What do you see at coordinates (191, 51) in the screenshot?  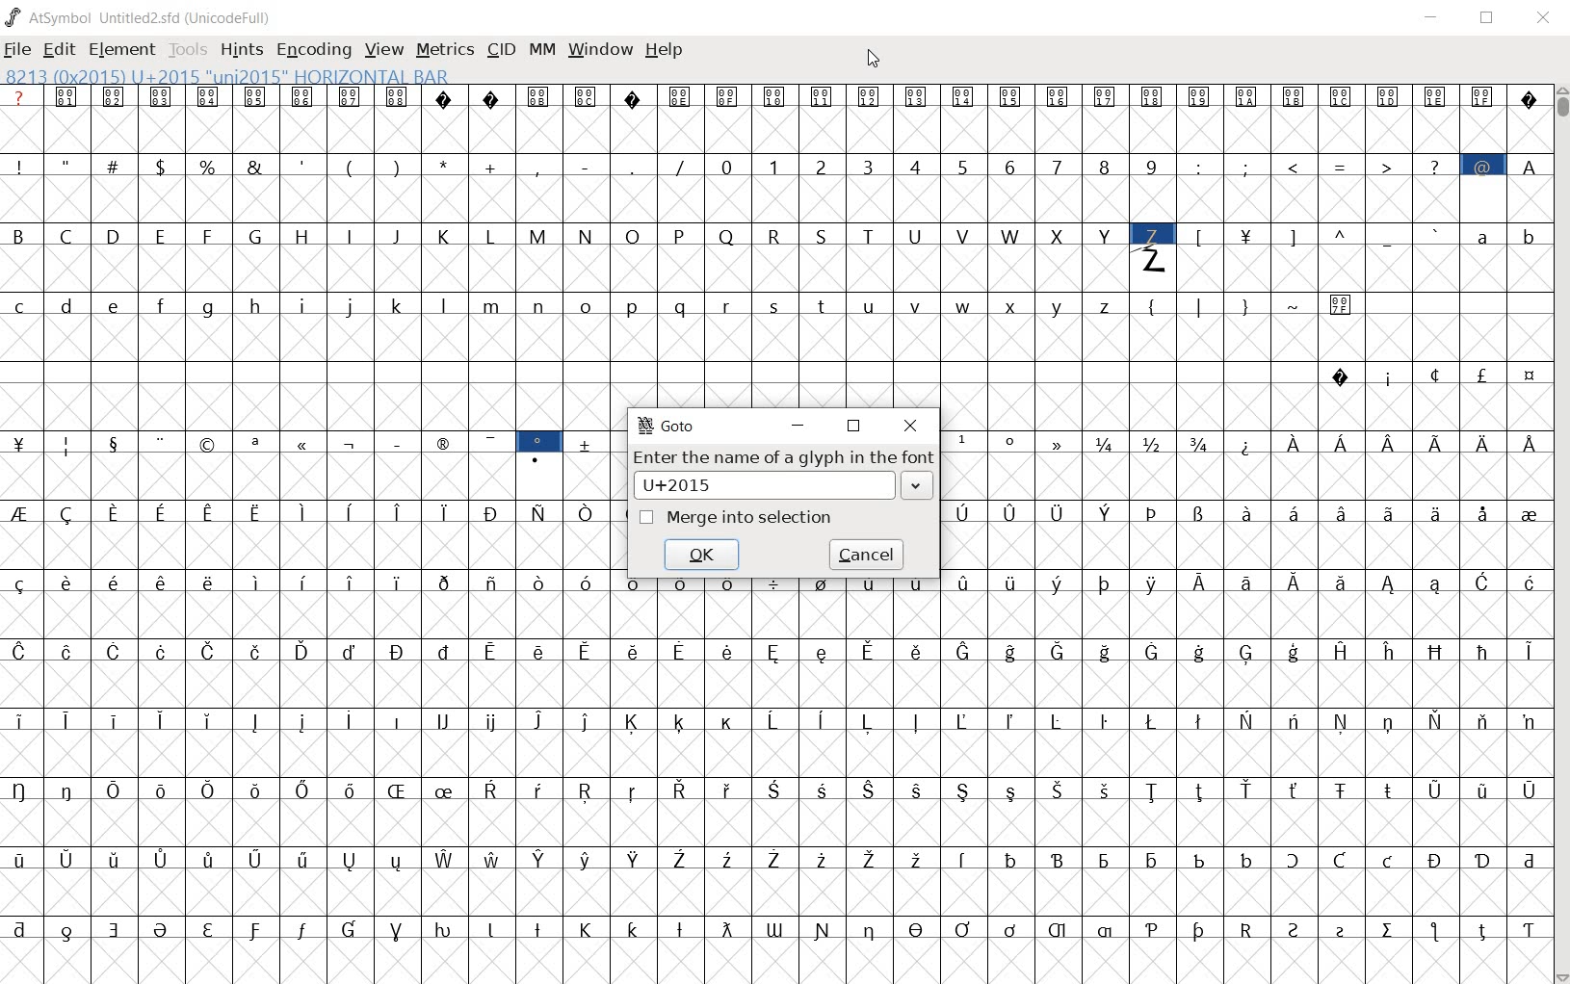 I see `TOOLS` at bounding box center [191, 51].